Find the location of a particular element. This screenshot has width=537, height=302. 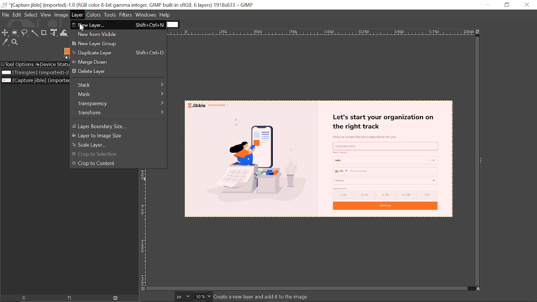

Navigate this display is located at coordinates (479, 289).